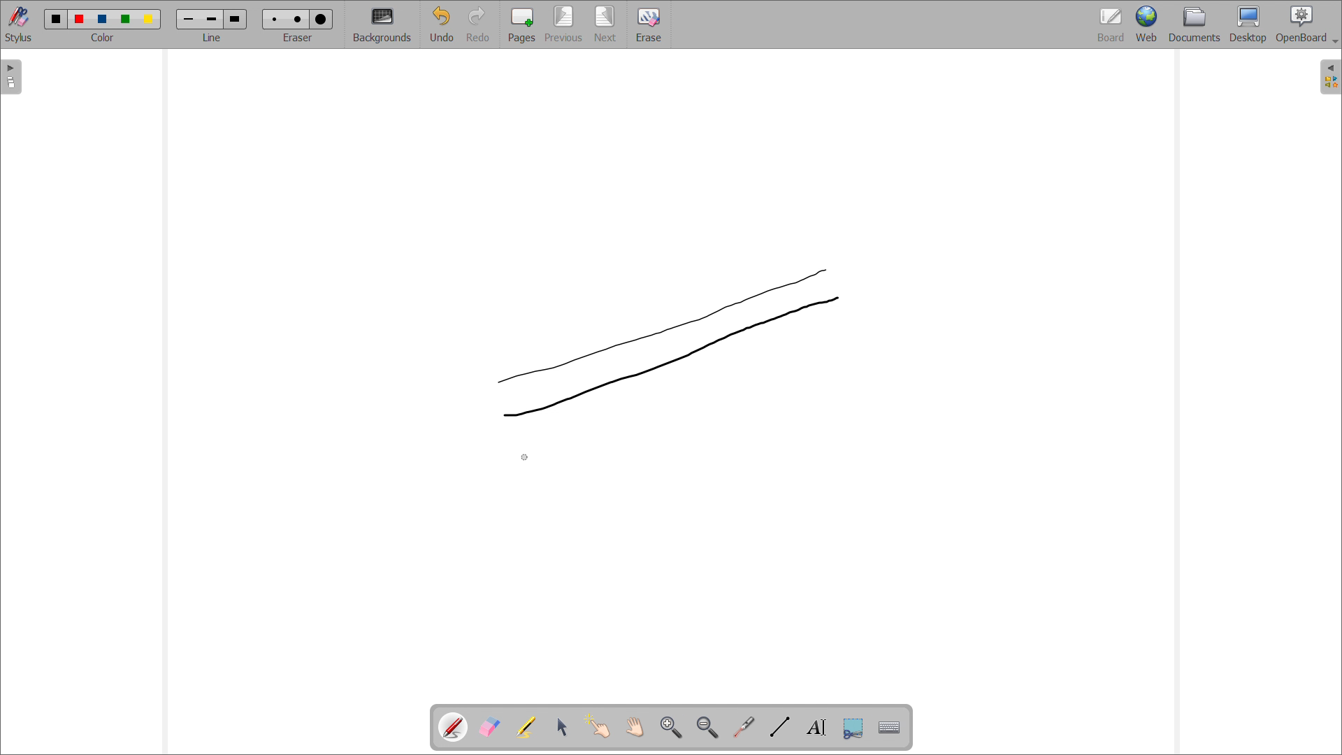 This screenshot has height=755, width=1342. What do you see at coordinates (479, 24) in the screenshot?
I see `redo` at bounding box center [479, 24].